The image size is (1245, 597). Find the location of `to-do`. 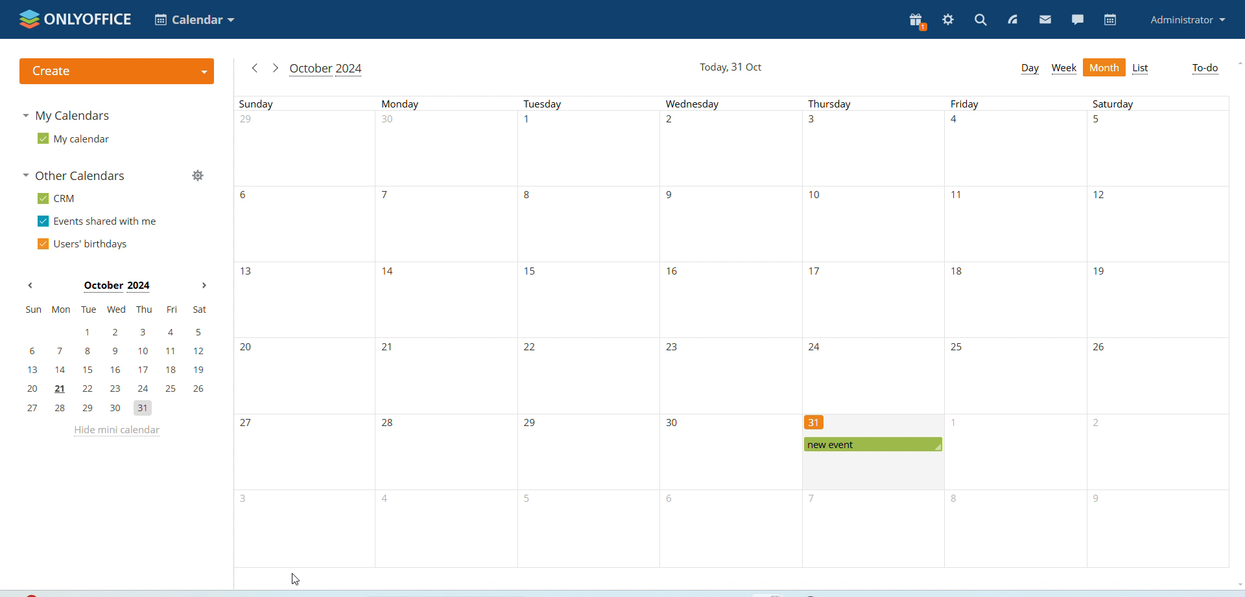

to-do is located at coordinates (1204, 69).